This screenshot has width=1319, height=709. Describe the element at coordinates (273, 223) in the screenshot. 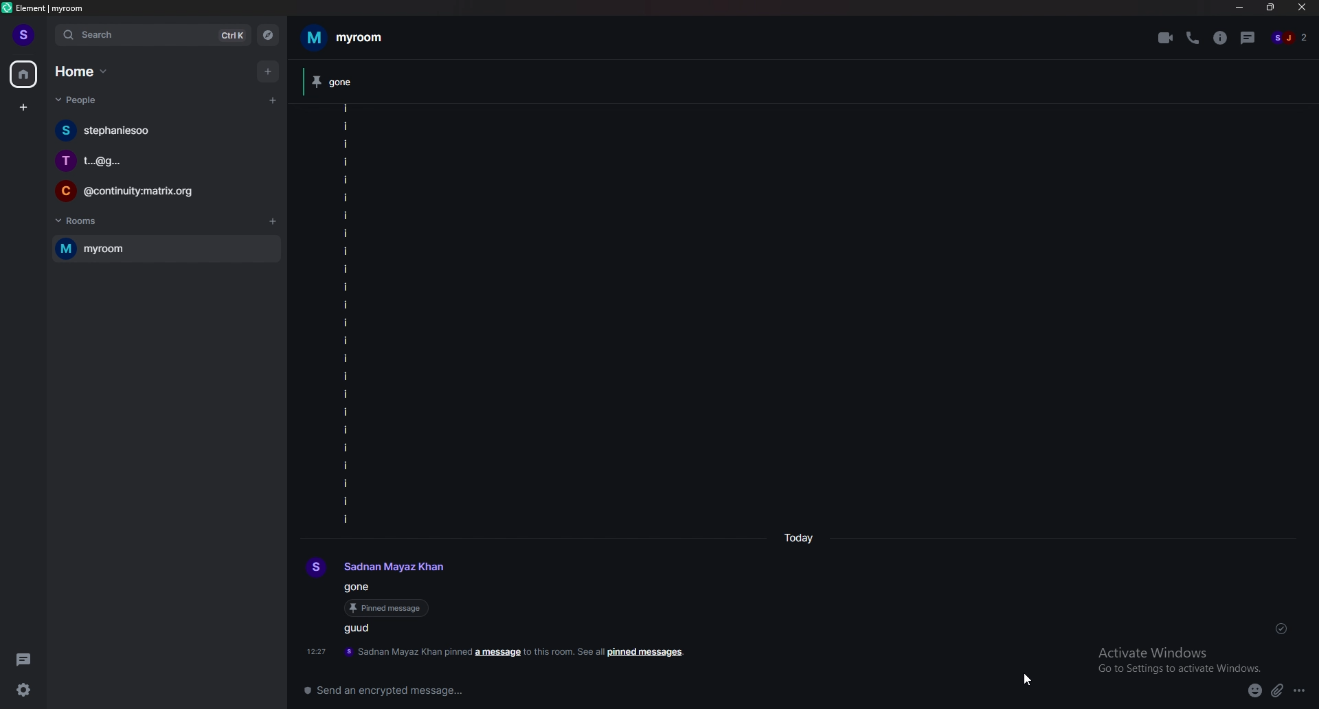

I see `create room` at that location.